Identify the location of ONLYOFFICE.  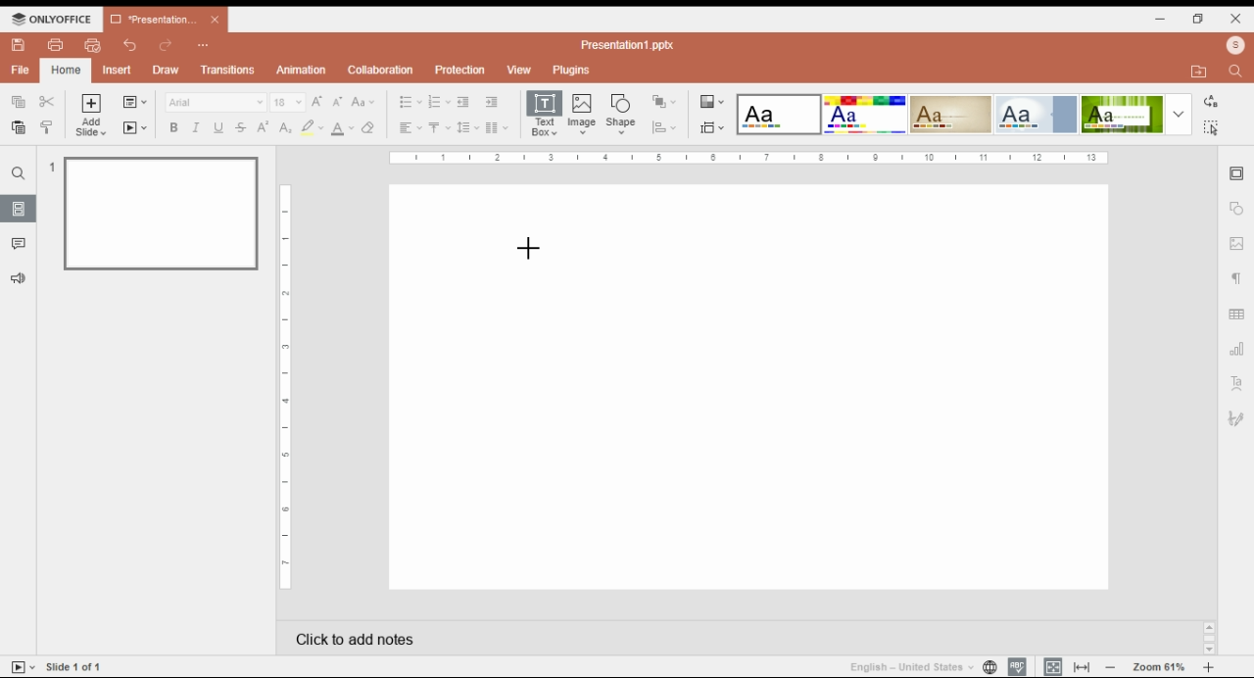
(53, 19).